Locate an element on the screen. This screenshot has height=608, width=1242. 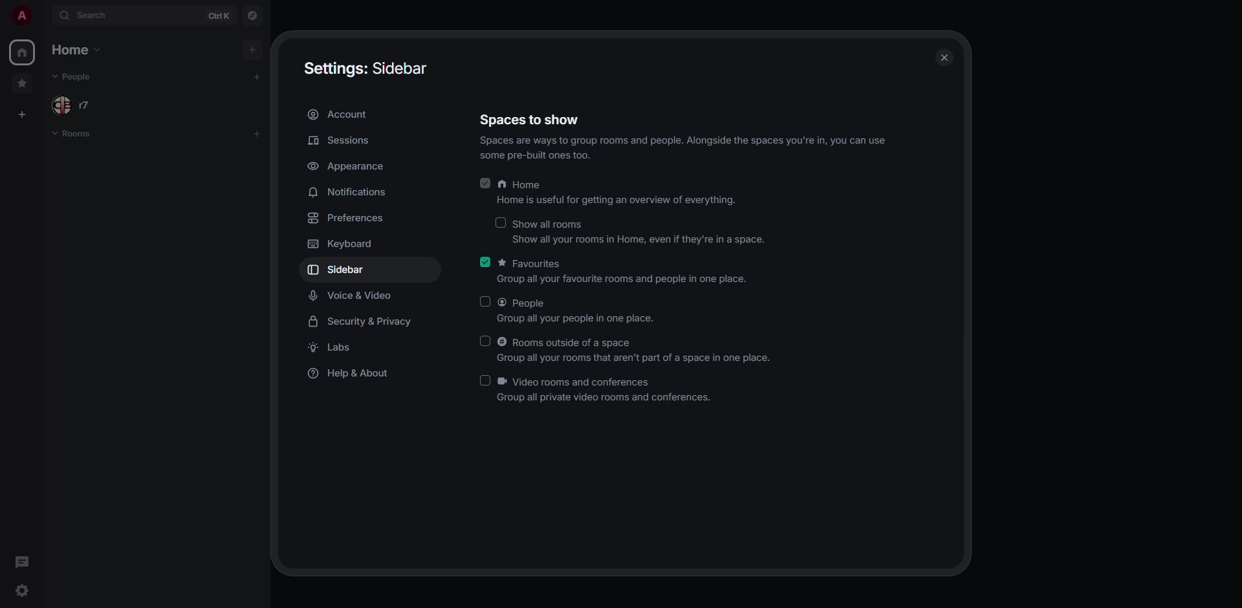
Spaces to show is located at coordinates (528, 120).